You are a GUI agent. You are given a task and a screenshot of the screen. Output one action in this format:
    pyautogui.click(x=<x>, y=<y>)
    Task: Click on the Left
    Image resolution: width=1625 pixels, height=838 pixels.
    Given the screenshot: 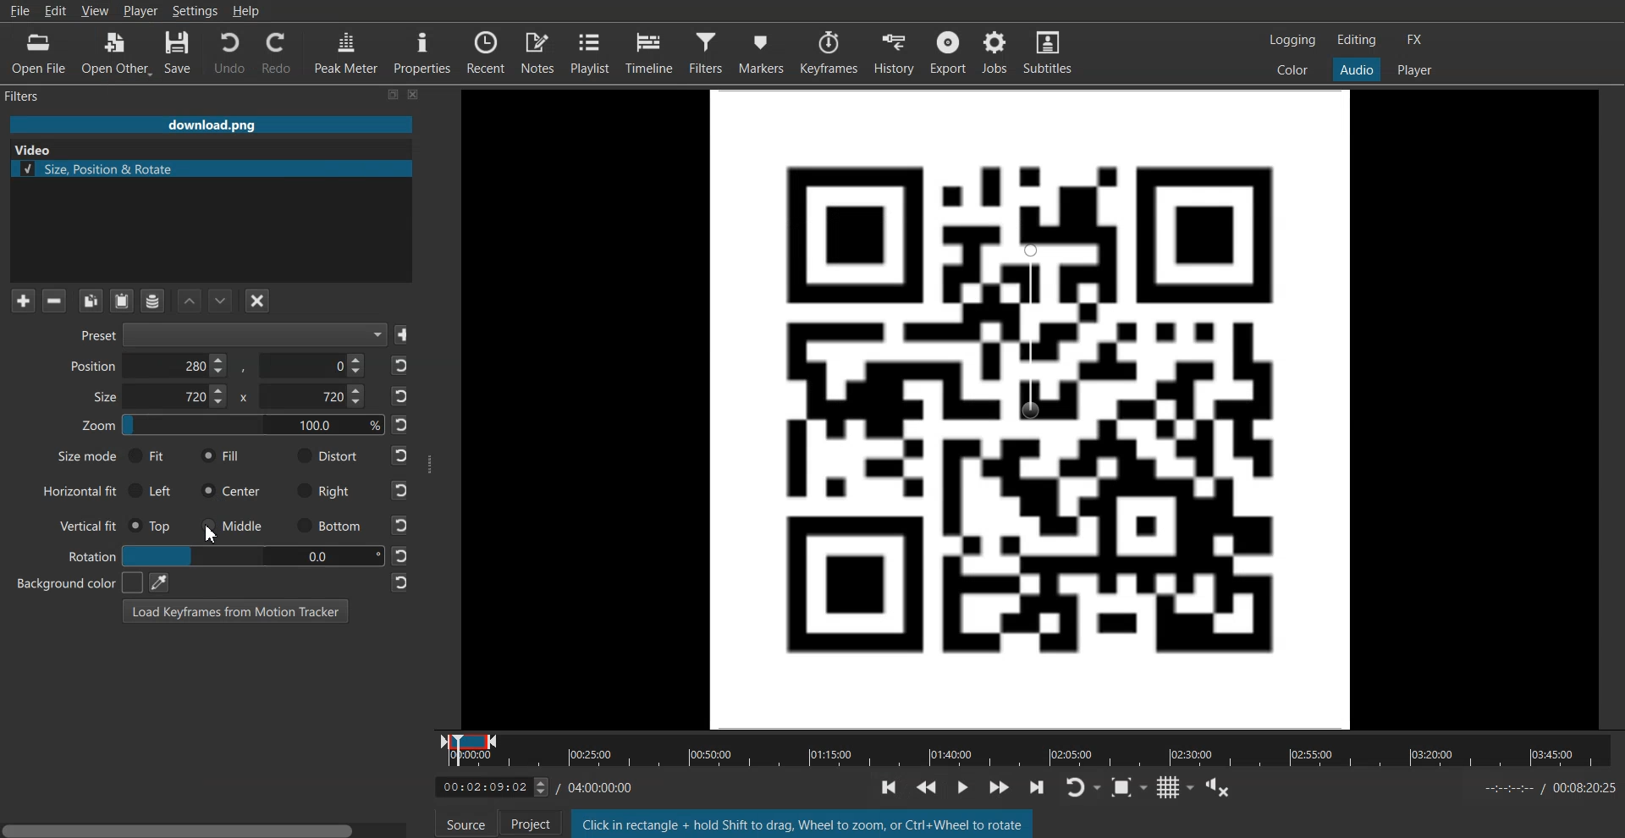 What is the action you would take?
    pyautogui.click(x=155, y=489)
    